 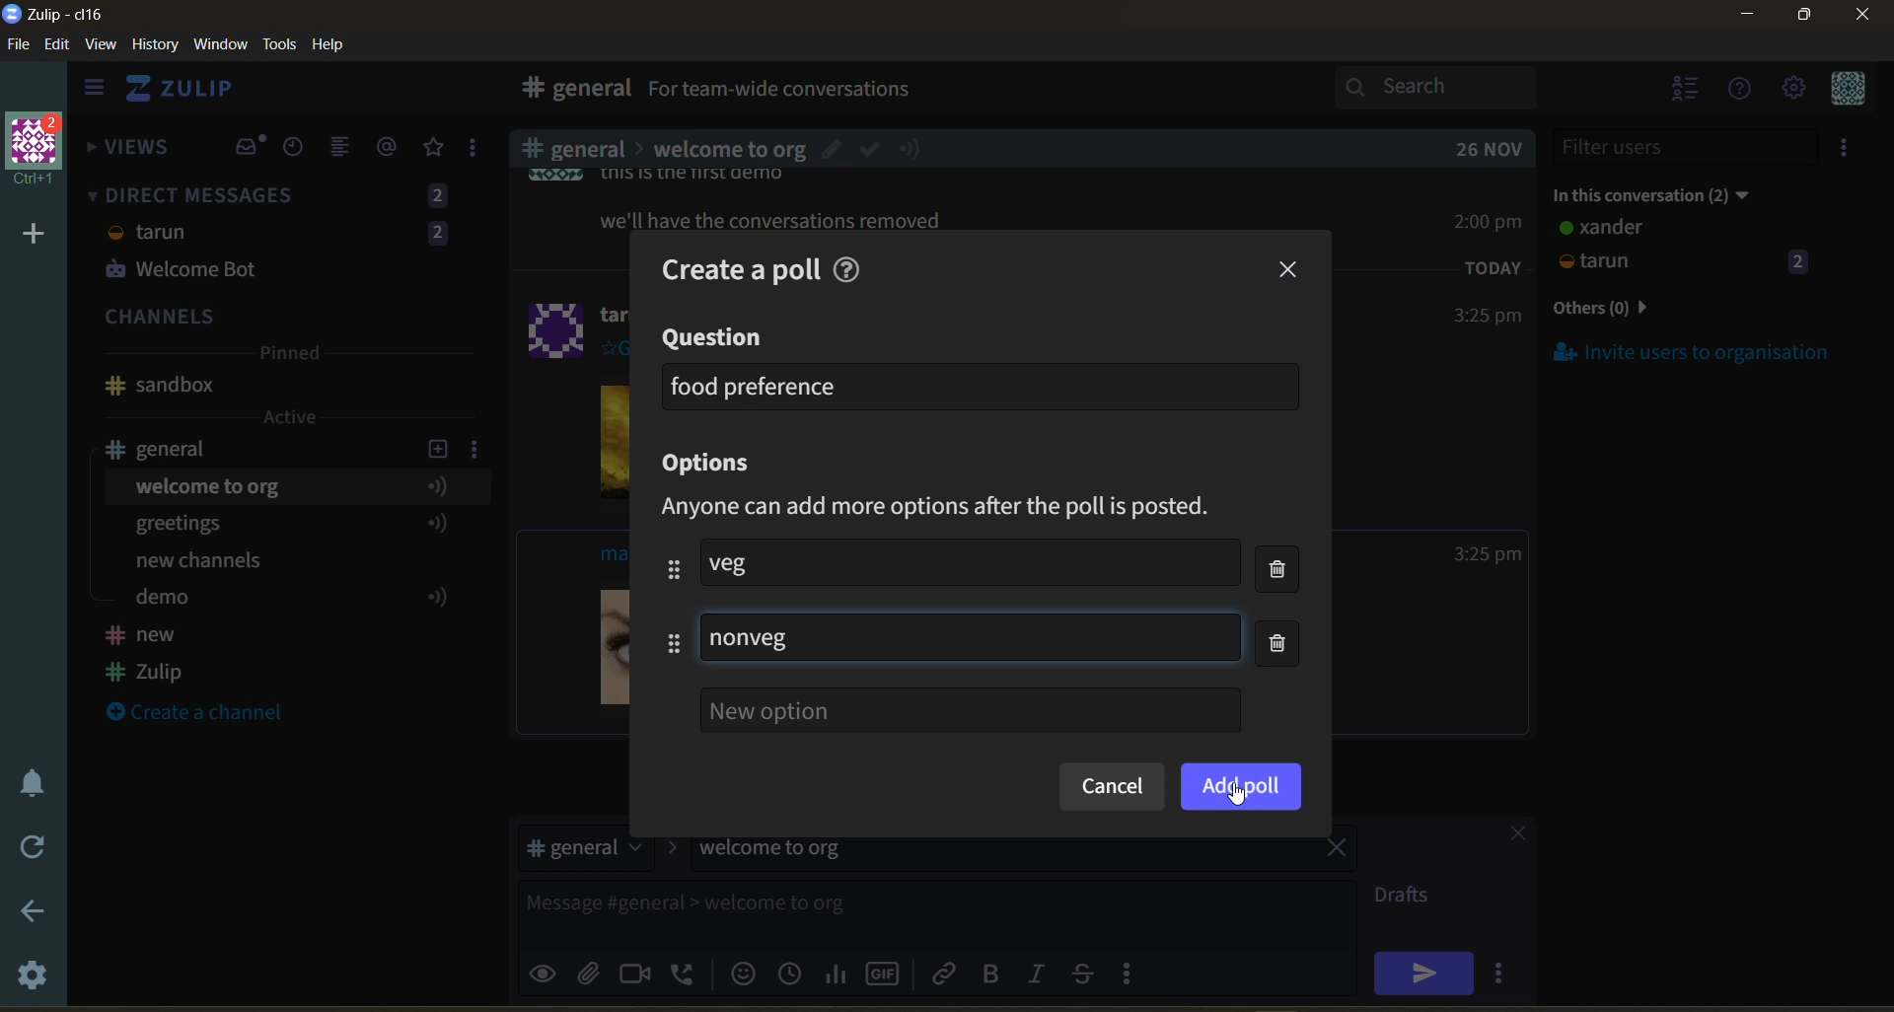 I want to click on Channel names, so click(x=148, y=656).